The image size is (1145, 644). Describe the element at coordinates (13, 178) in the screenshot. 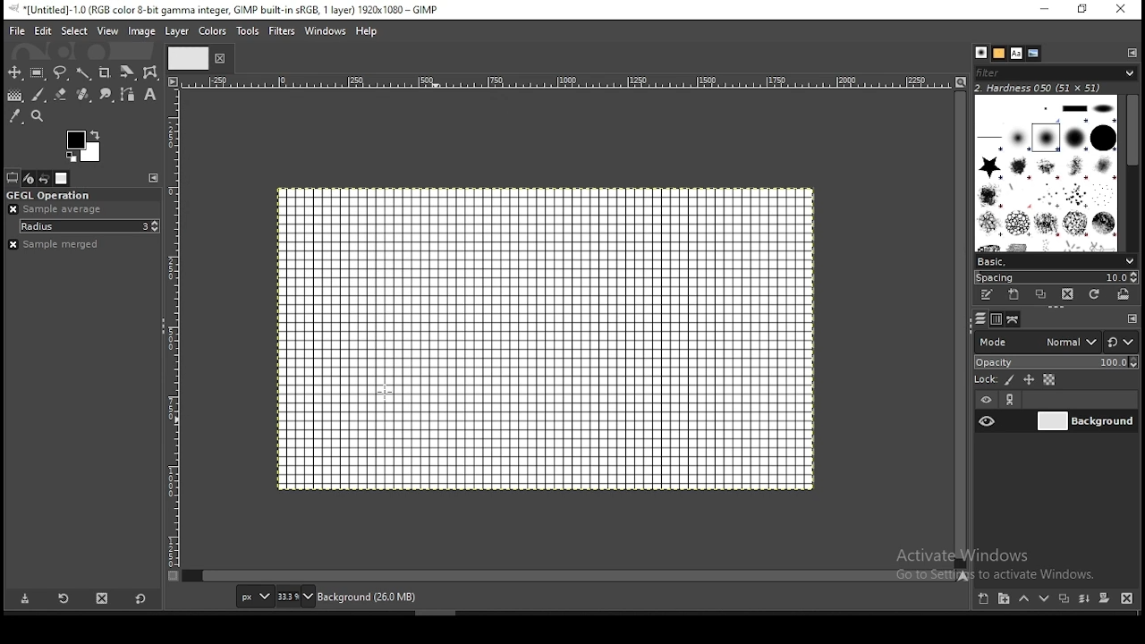

I see `tool options` at that location.